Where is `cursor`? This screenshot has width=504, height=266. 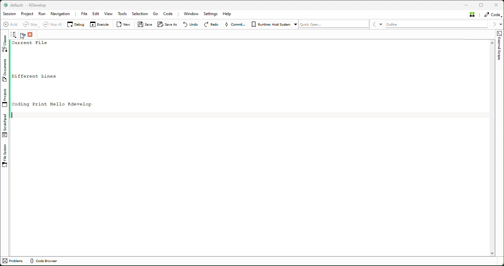 cursor is located at coordinates (24, 37).